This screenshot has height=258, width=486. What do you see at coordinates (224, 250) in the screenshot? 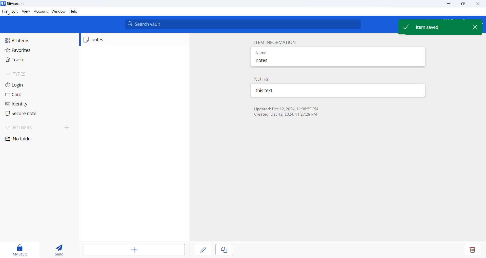
I see `copy` at bounding box center [224, 250].